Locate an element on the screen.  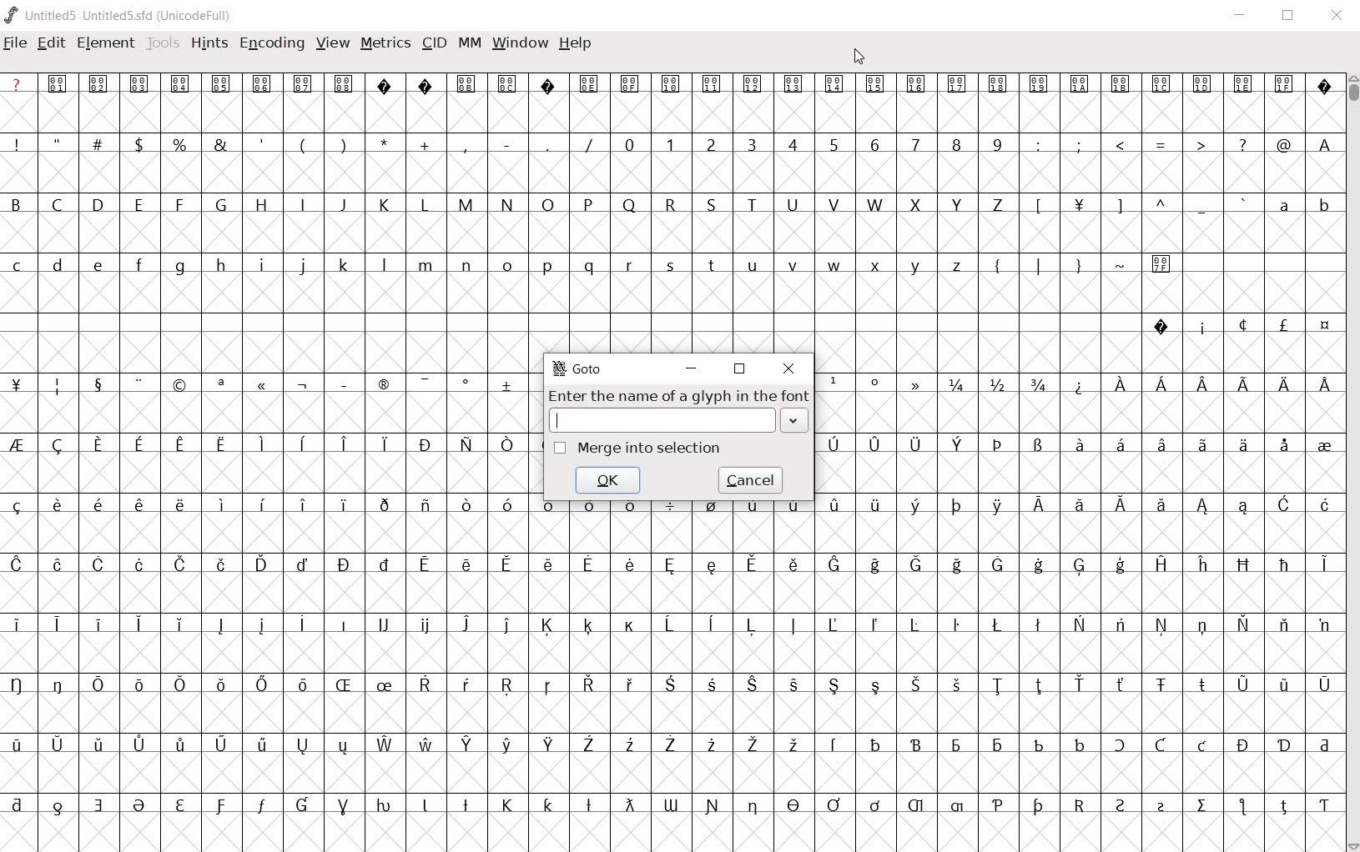
Symbol is located at coordinates (957, 684).